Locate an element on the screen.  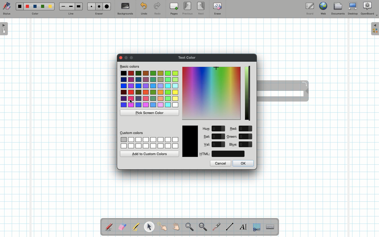
Stylus is located at coordinates (7, 9).